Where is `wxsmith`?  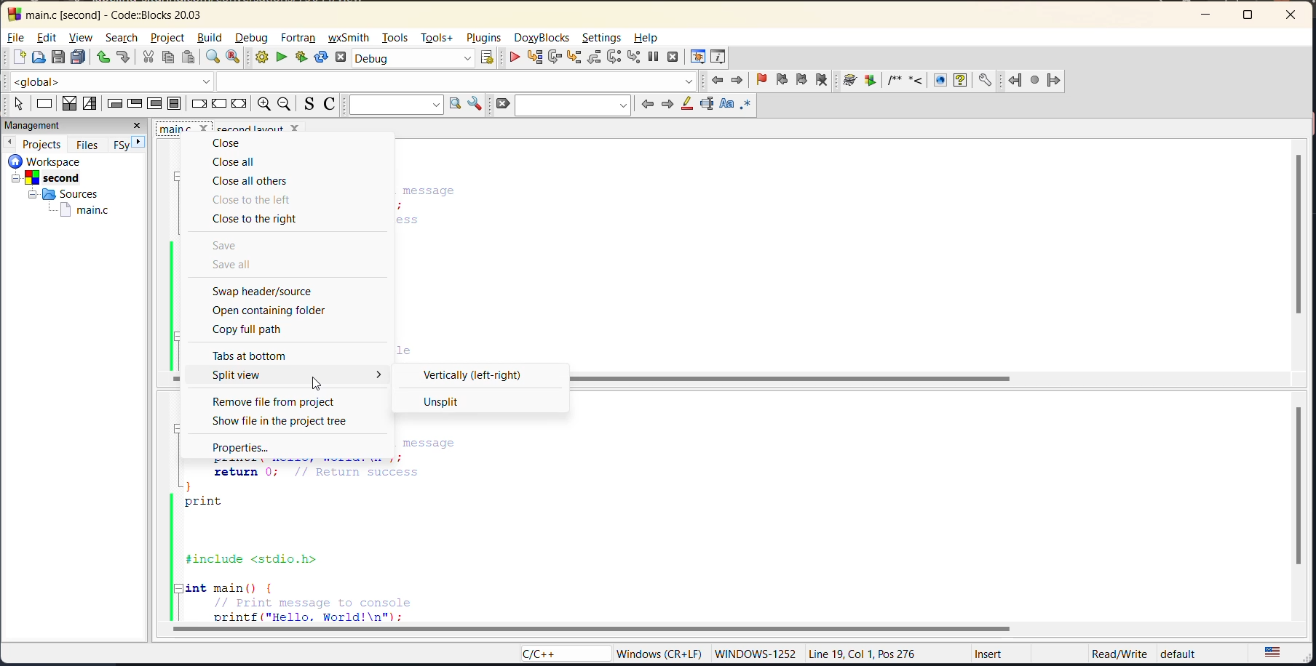
wxsmith is located at coordinates (348, 38).